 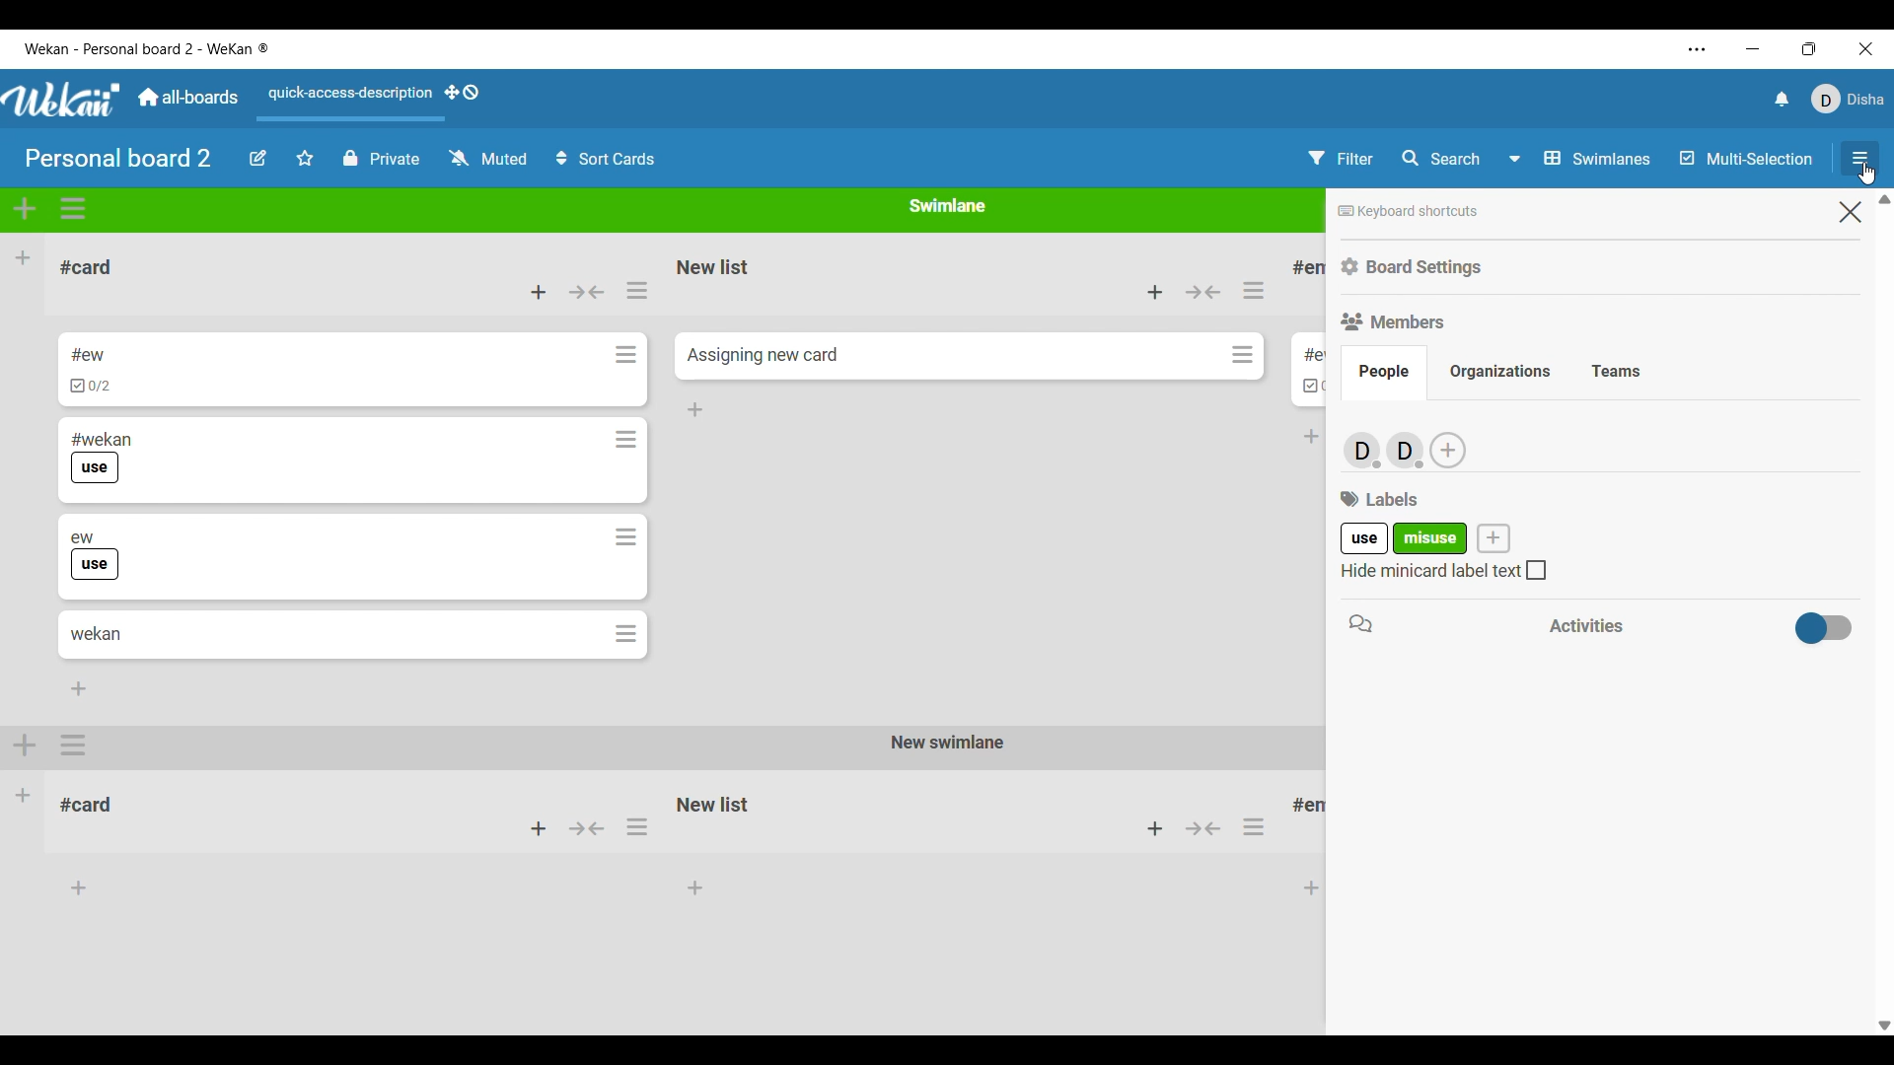 I want to click on Add more participants, so click(x=1448, y=450).